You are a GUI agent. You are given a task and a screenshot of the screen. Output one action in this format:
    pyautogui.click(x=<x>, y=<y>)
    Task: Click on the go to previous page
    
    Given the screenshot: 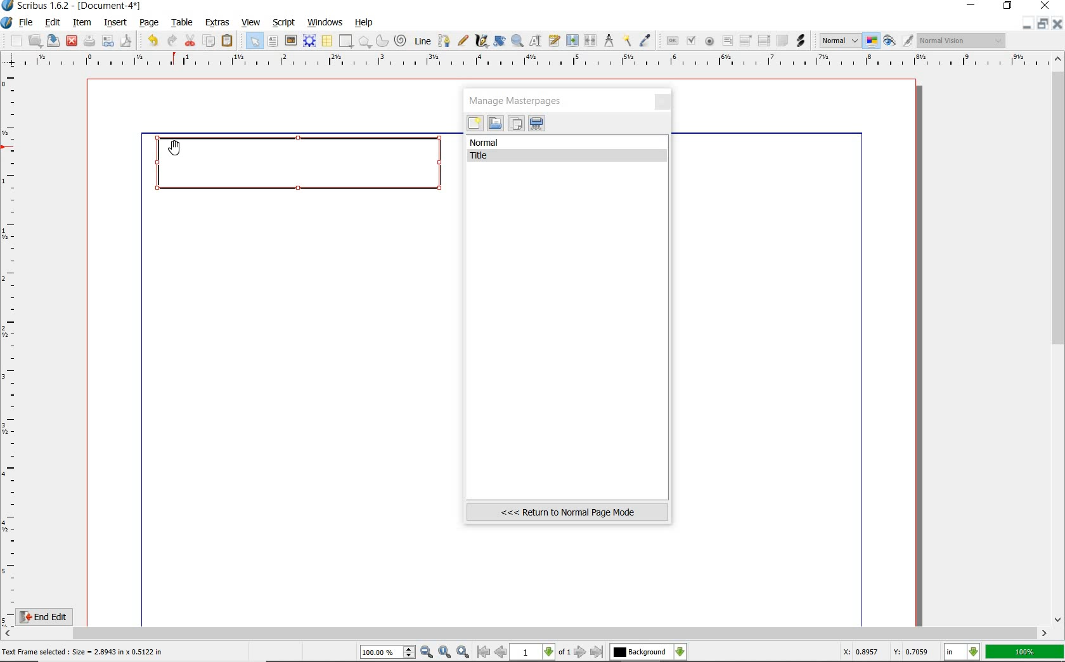 What is the action you would take?
    pyautogui.click(x=502, y=652)
    